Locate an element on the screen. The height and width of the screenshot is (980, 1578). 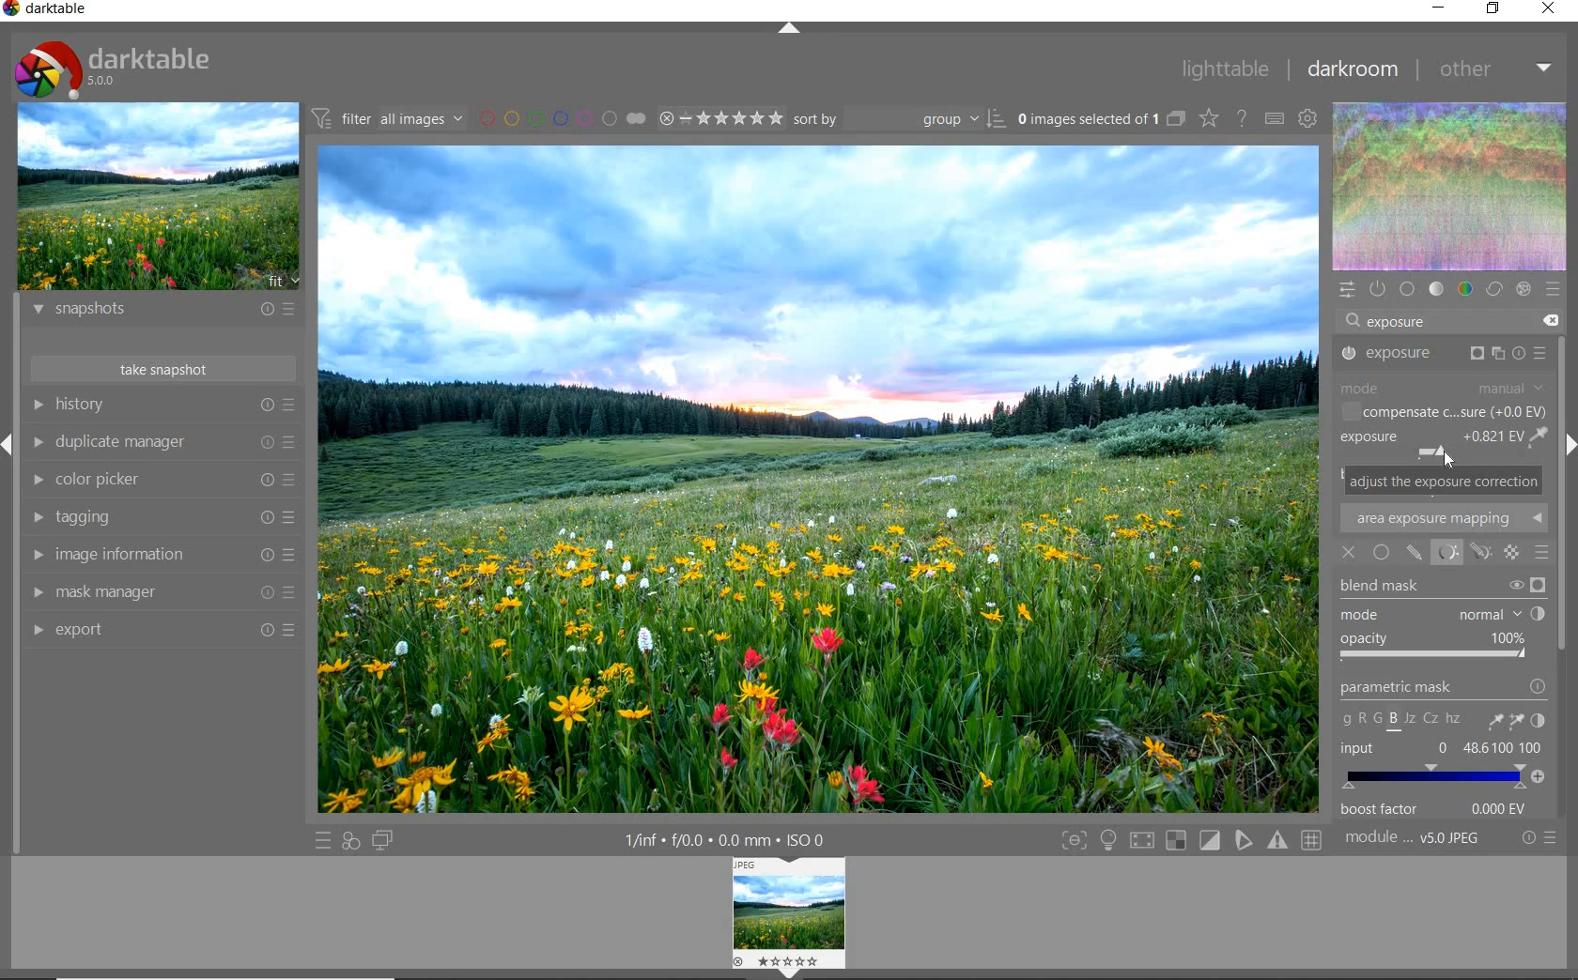
set keyboard shortcuts is located at coordinates (1276, 120).